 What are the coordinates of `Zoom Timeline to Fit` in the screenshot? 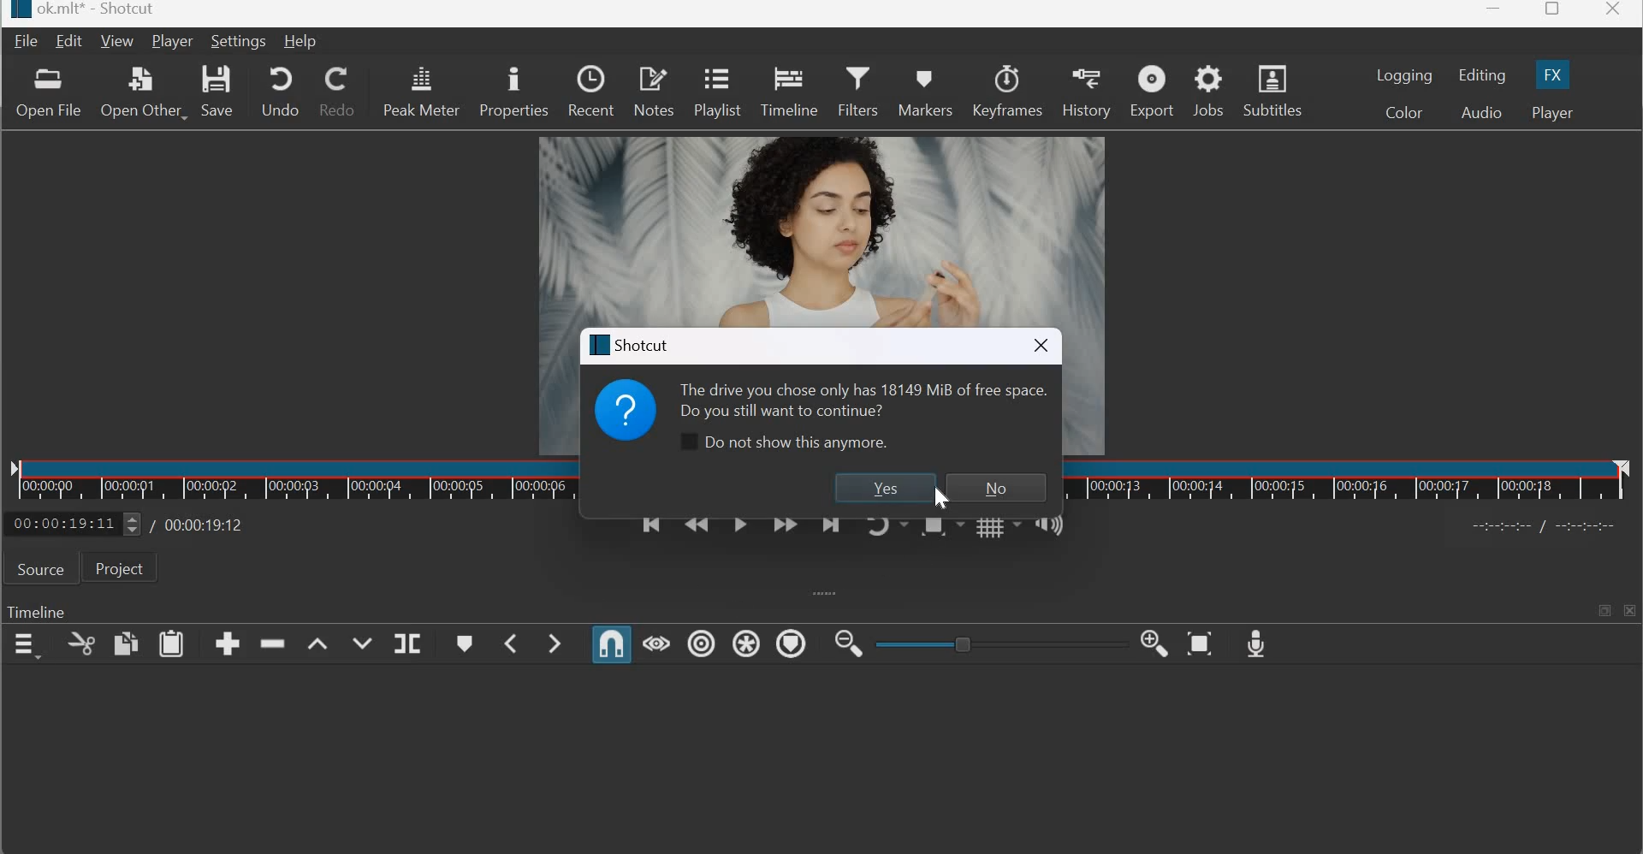 It's located at (1201, 643).